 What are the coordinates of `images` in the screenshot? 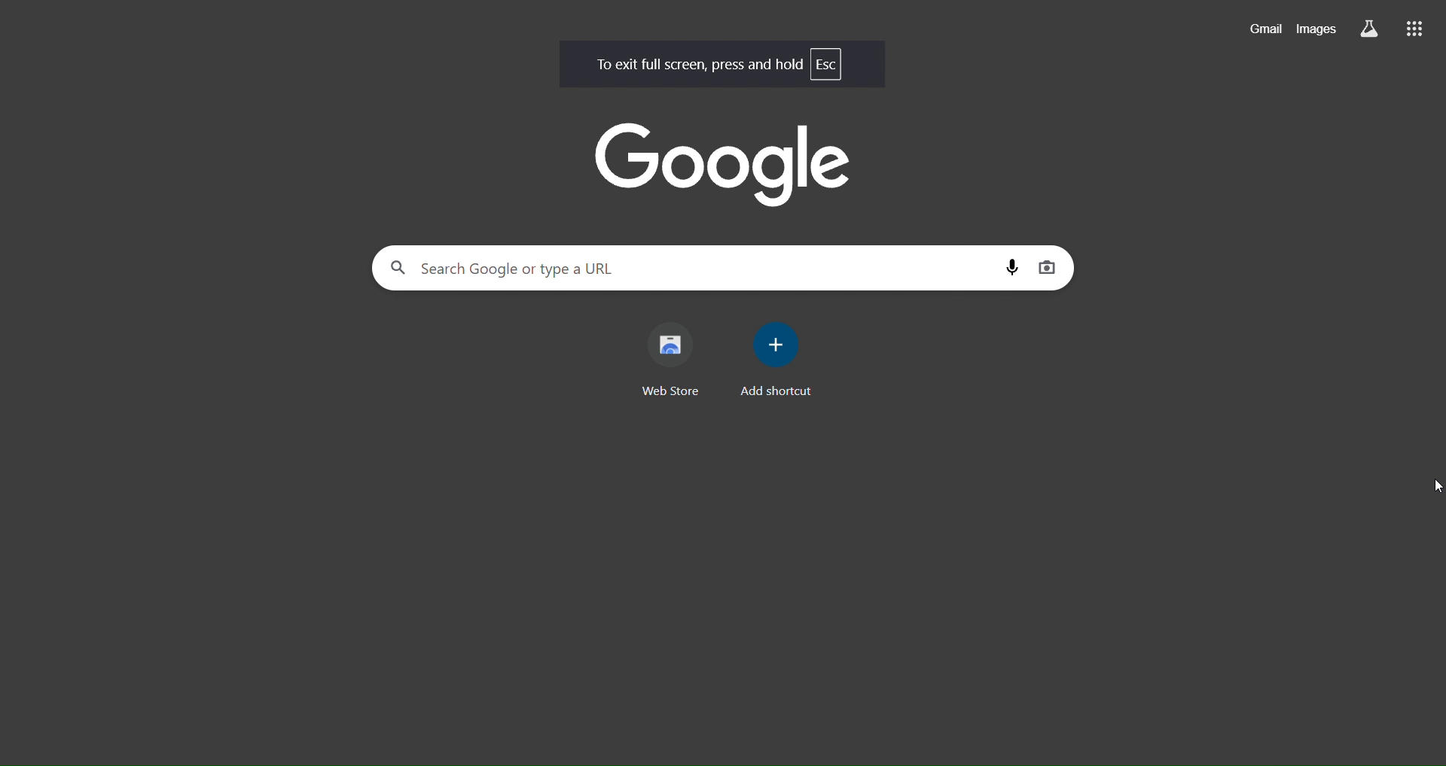 It's located at (1318, 28).